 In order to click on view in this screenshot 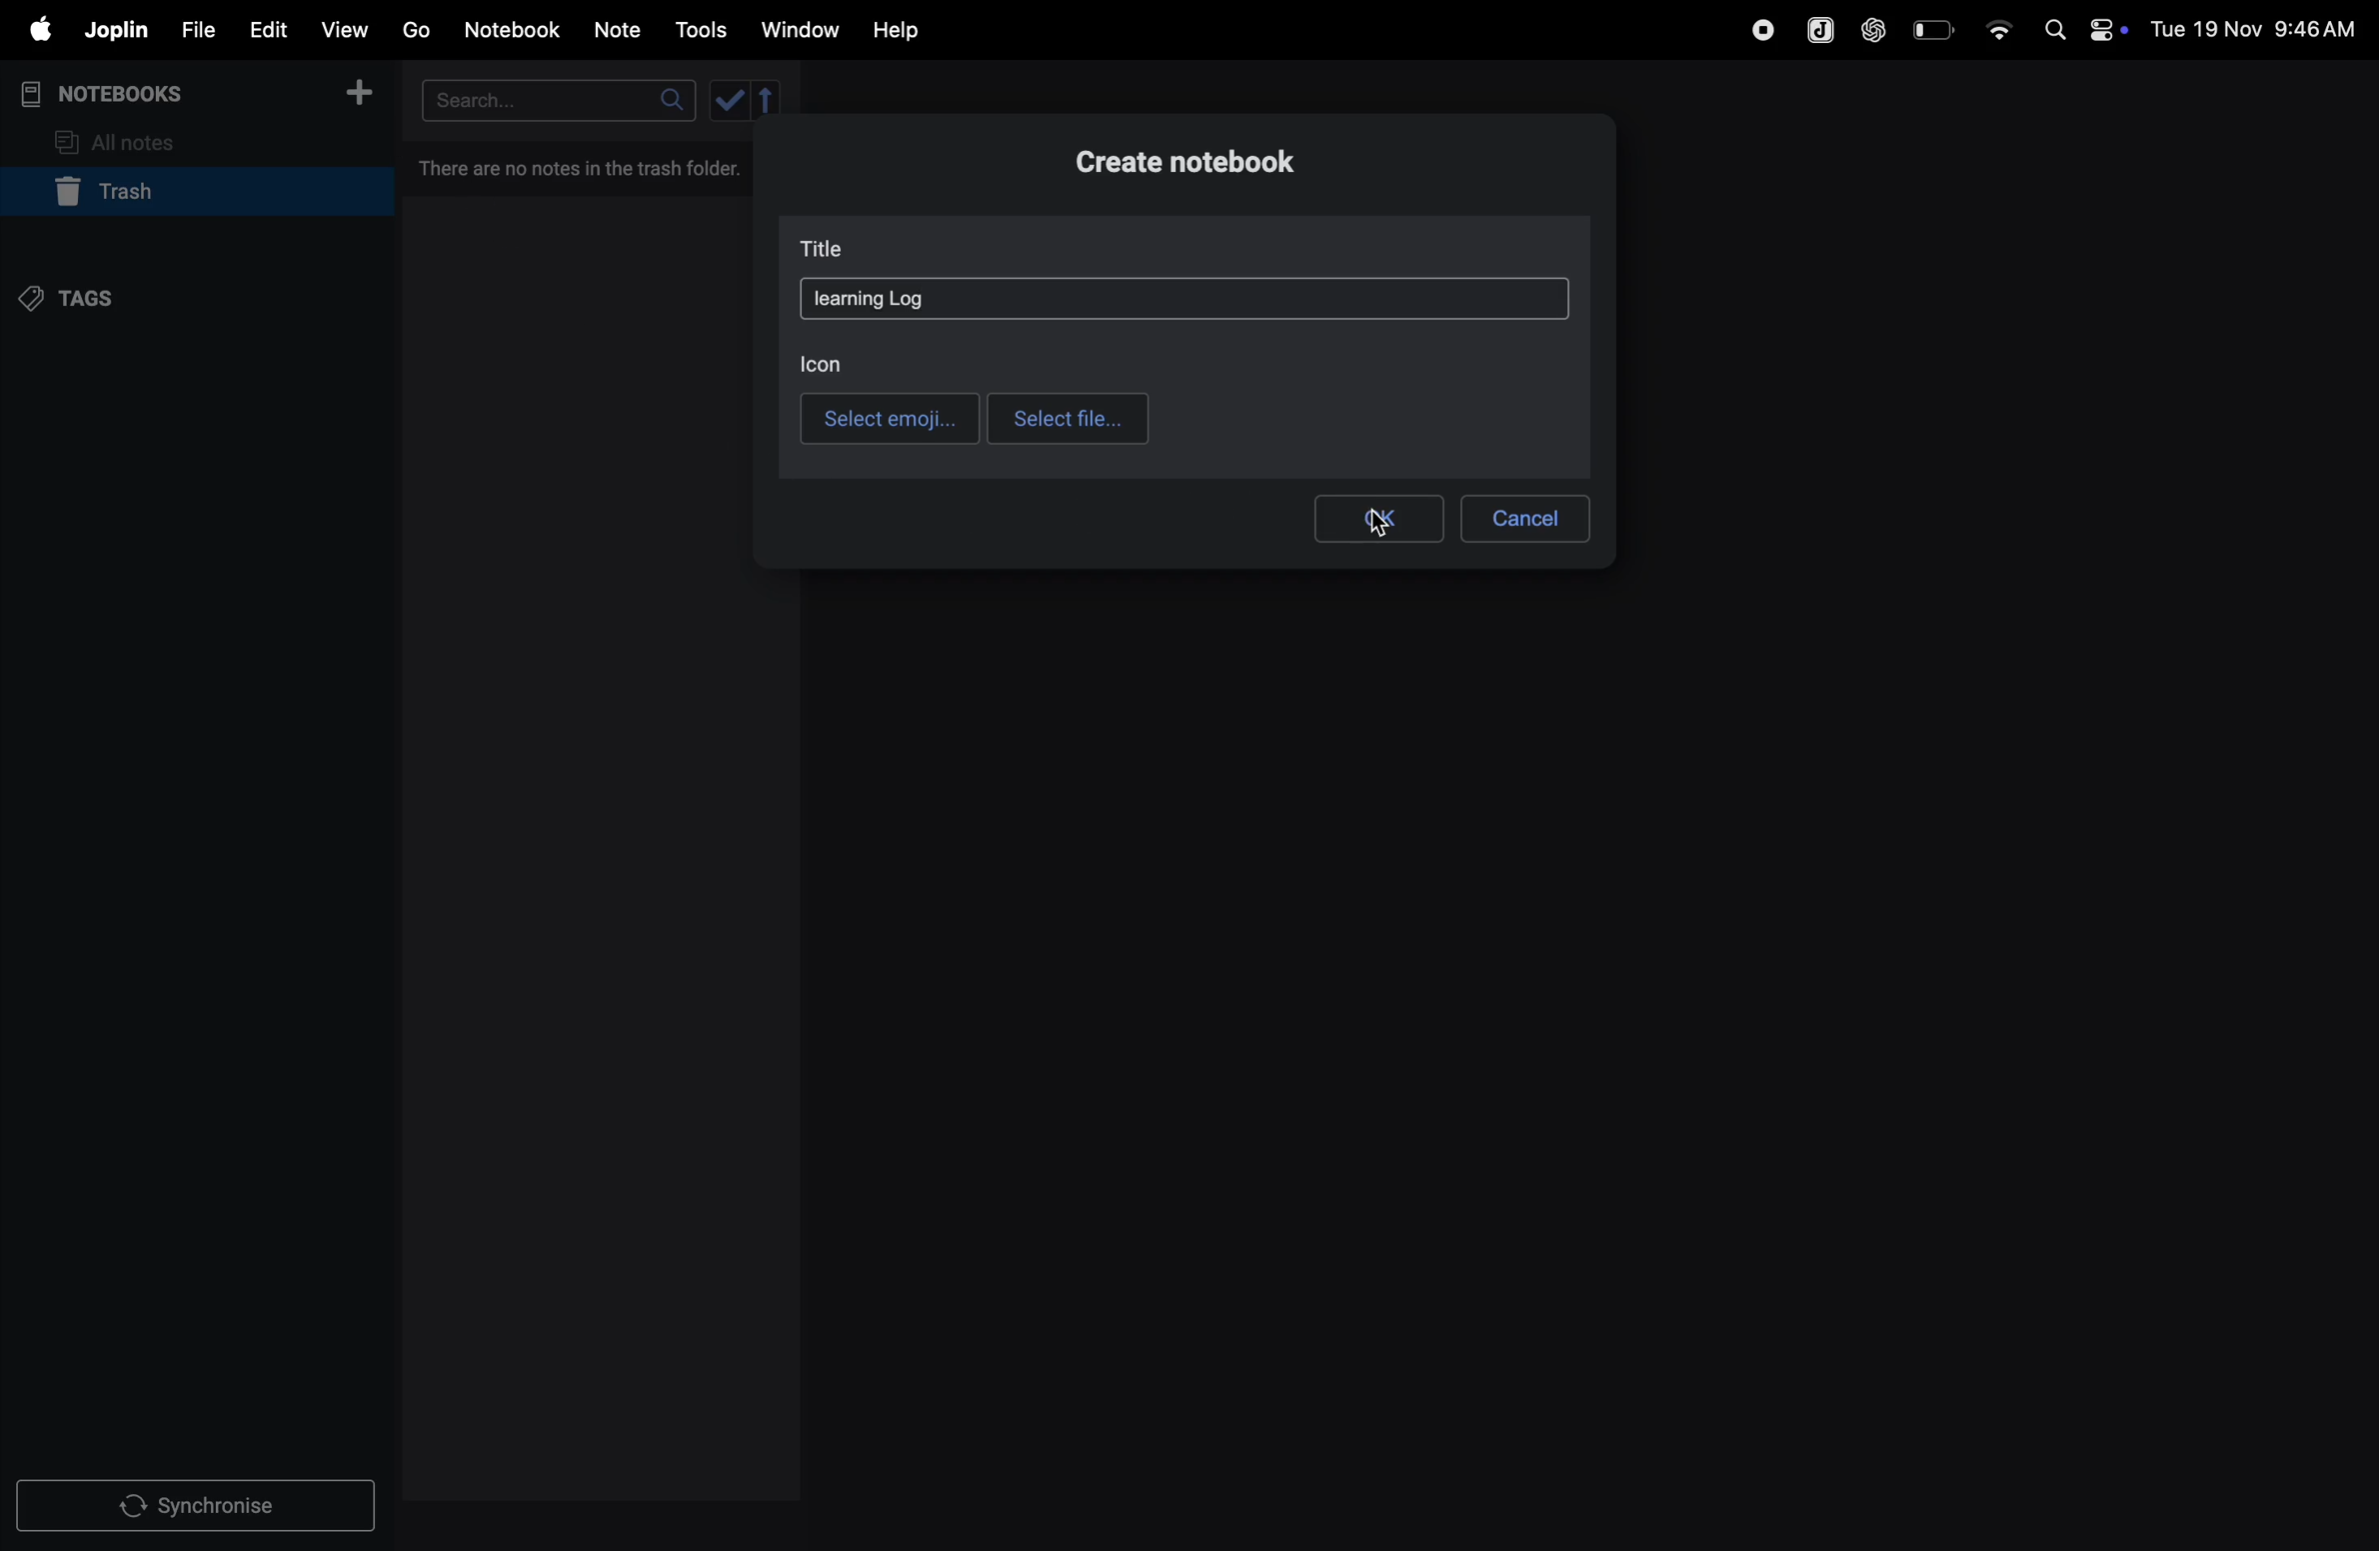, I will do `click(346, 29)`.